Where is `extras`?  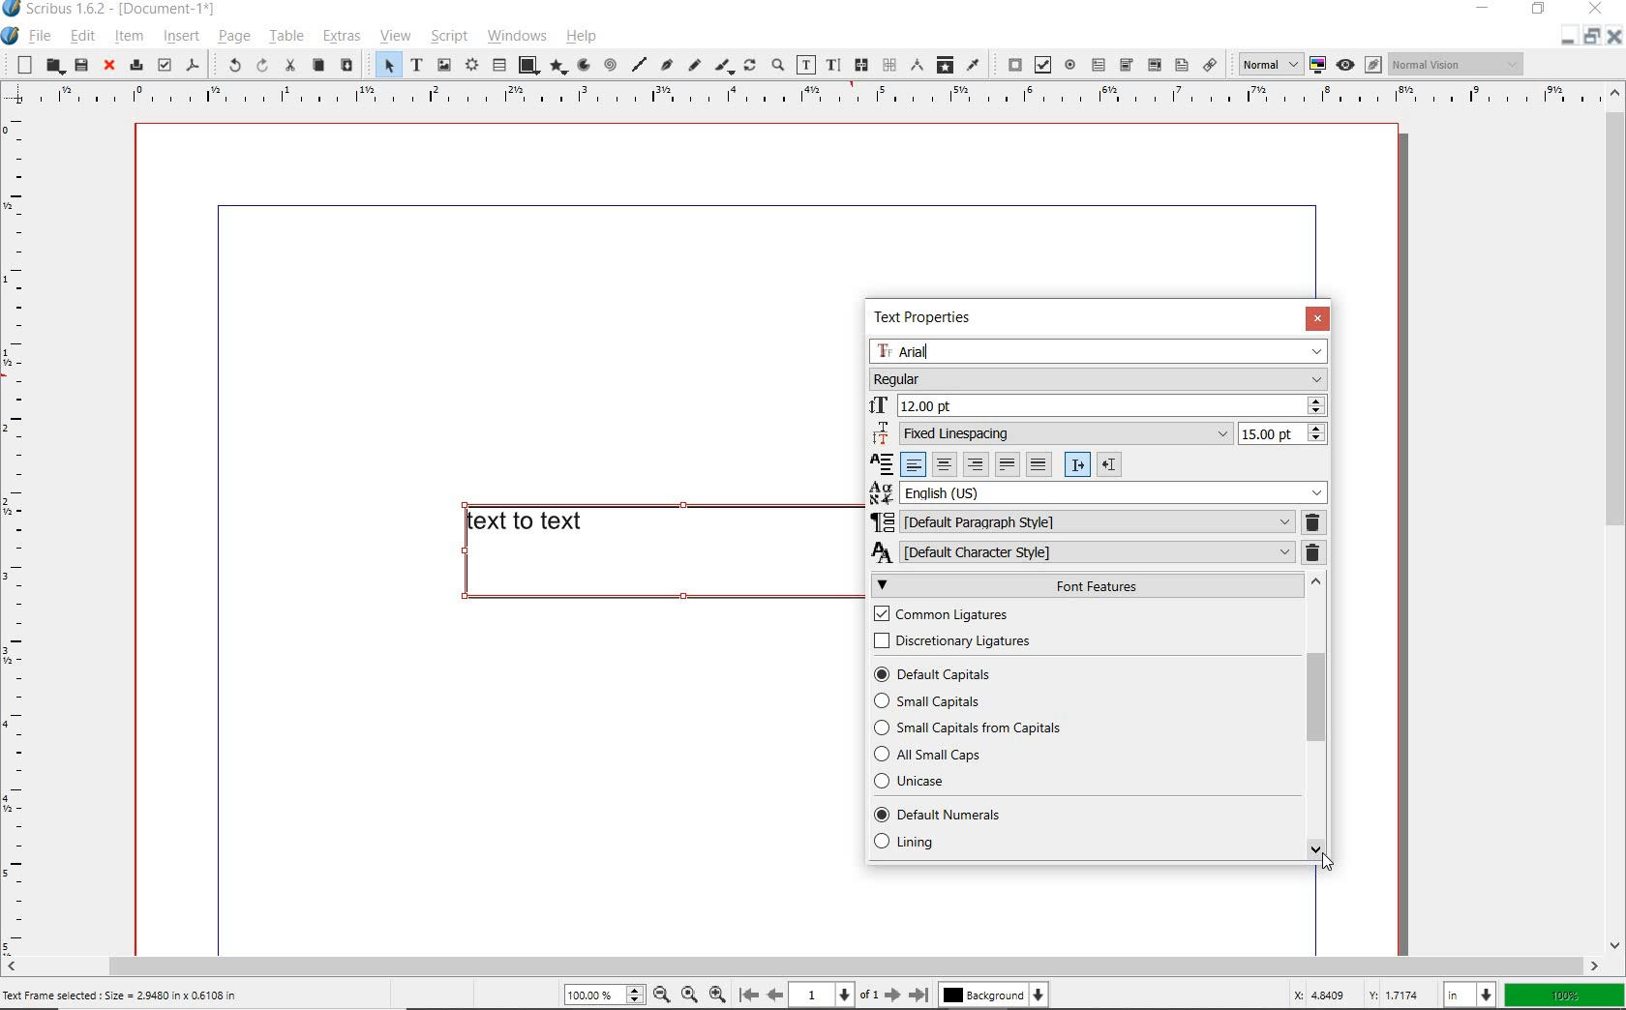
extras is located at coordinates (341, 39).